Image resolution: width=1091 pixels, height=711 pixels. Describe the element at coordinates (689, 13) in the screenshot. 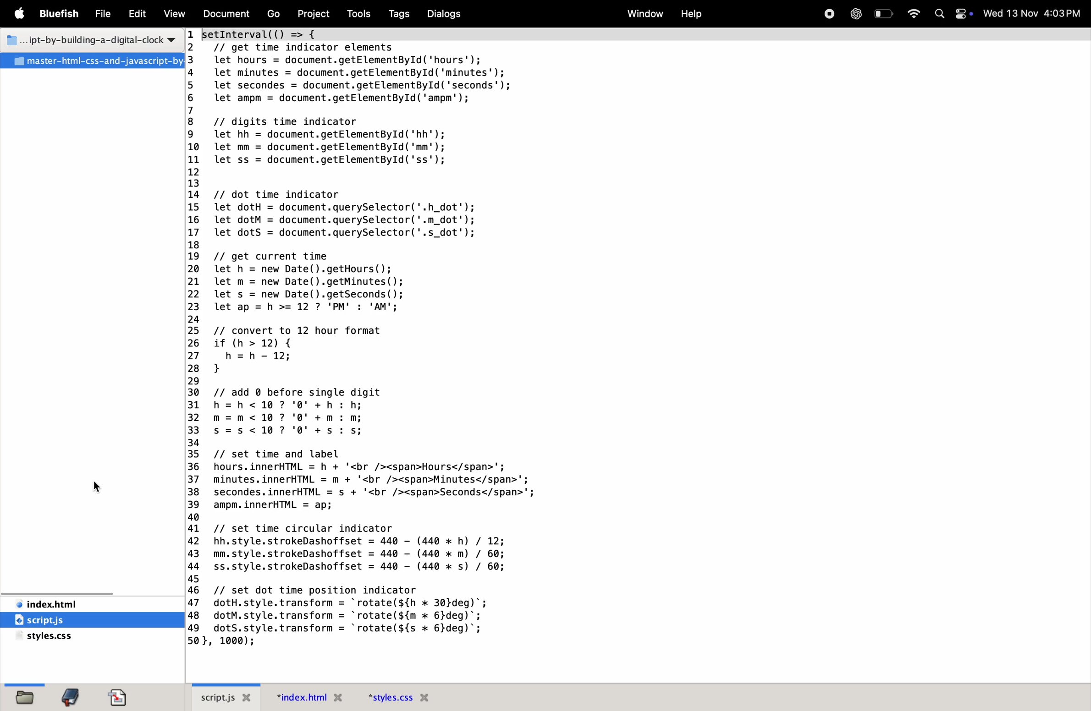

I see `help` at that location.